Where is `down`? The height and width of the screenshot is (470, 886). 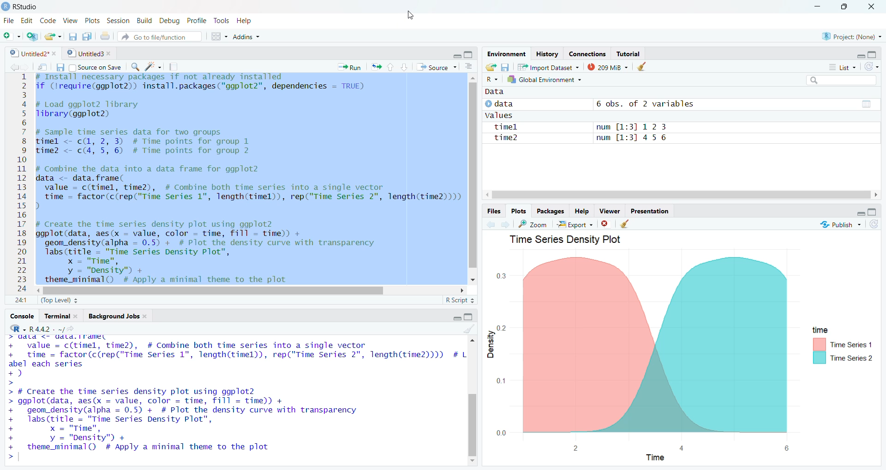
down is located at coordinates (404, 67).